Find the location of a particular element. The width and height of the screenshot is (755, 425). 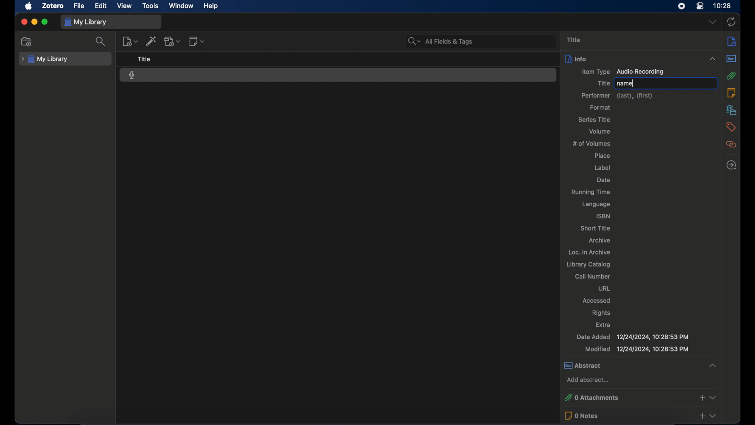

tags is located at coordinates (731, 128).